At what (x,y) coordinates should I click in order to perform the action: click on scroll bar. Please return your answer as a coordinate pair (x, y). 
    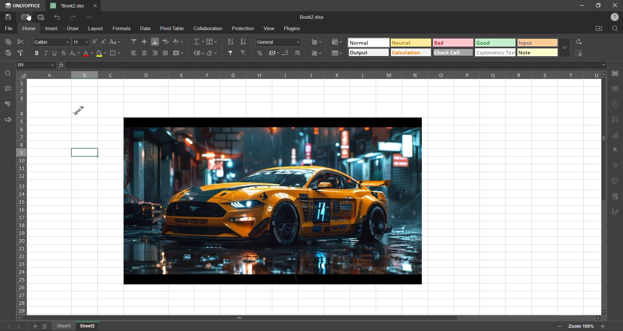
    Looking at the image, I should click on (604, 139).